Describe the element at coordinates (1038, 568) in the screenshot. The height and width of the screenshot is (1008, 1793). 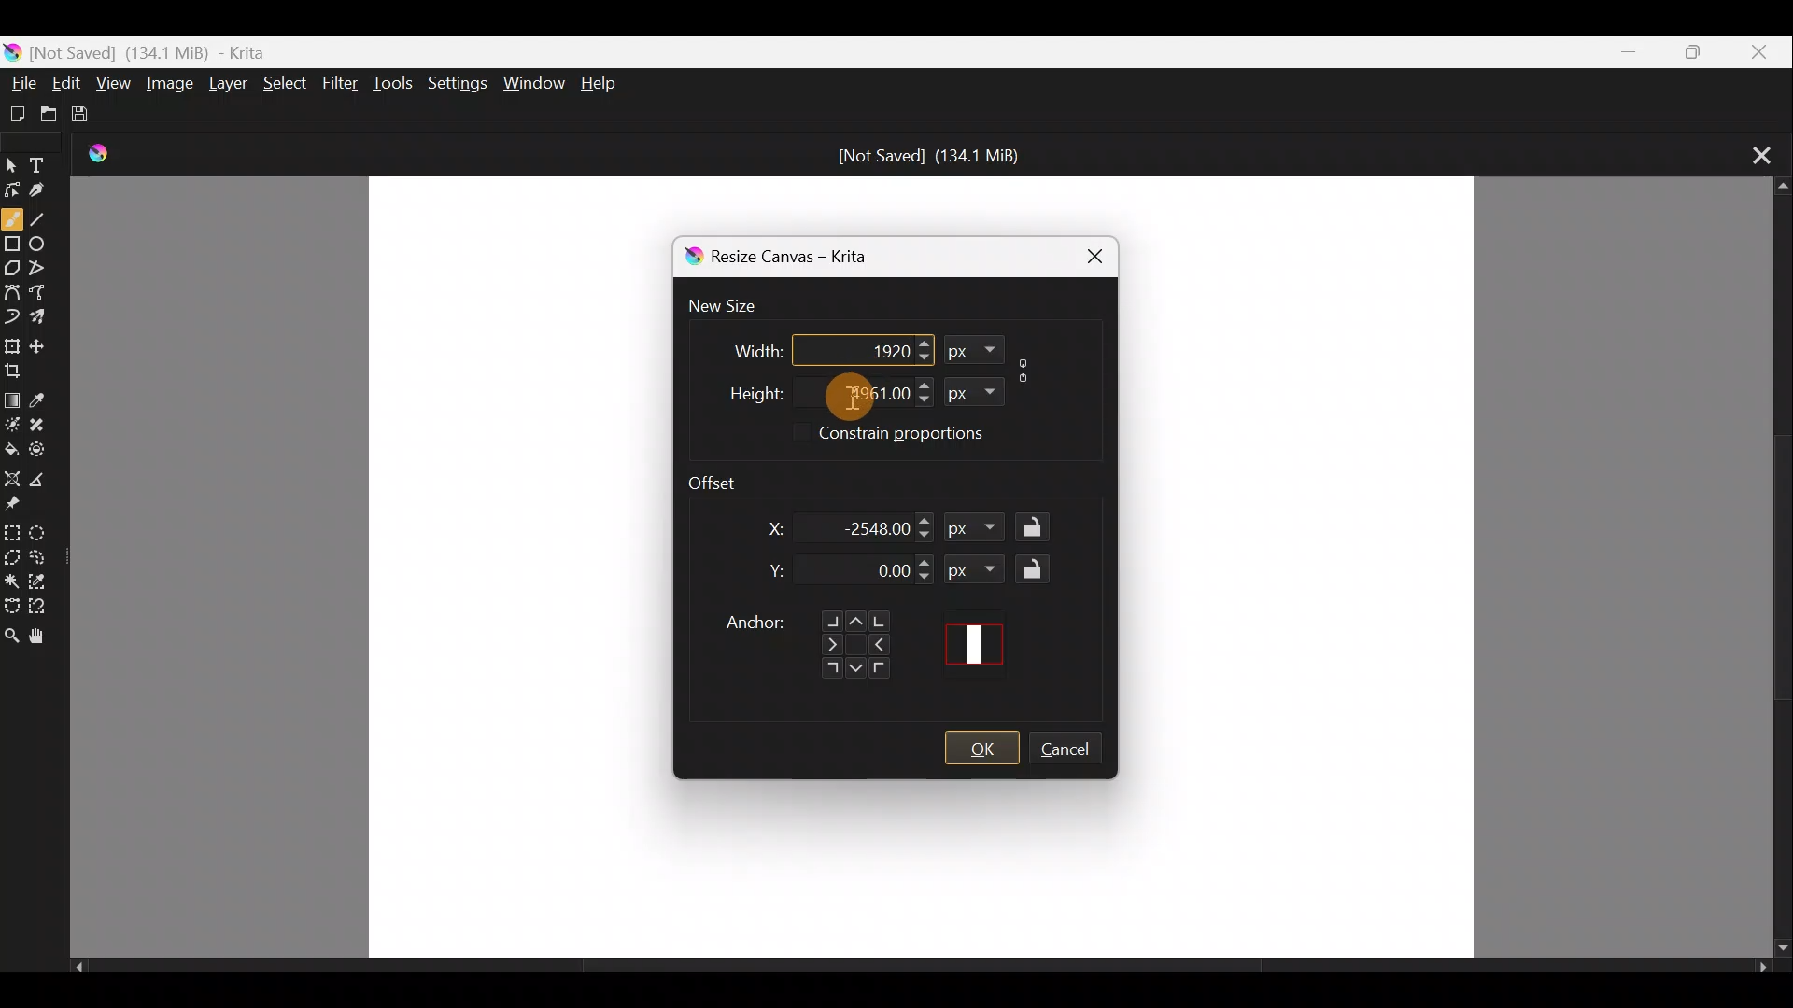
I see `Lock/Unlock` at that location.